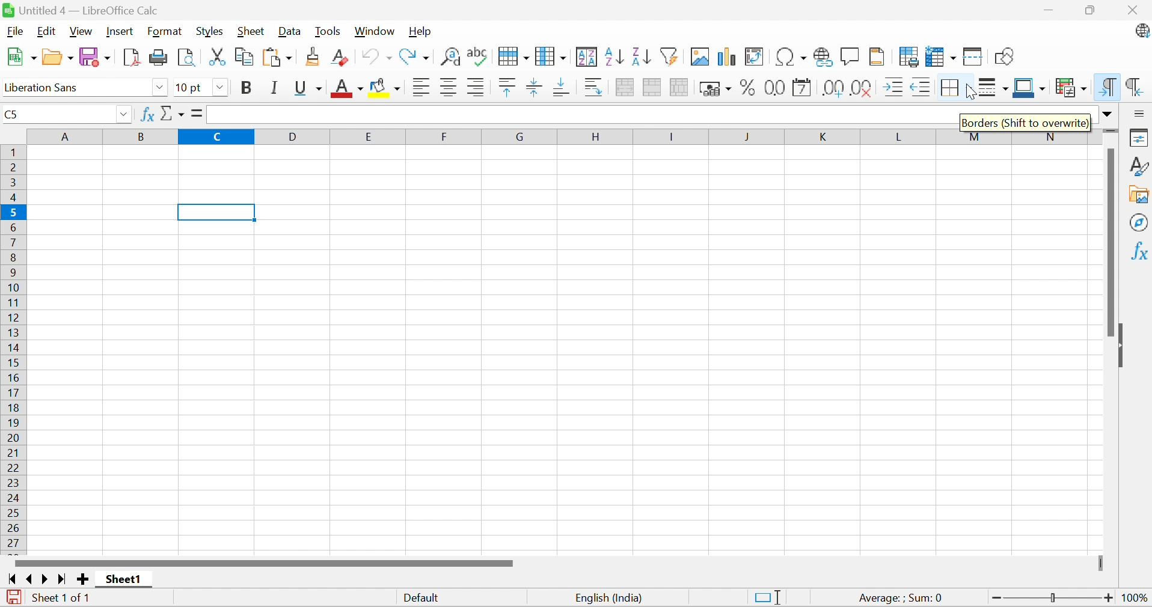 This screenshot has height=607, width=1152. What do you see at coordinates (314, 57) in the screenshot?
I see `Cone formatting` at bounding box center [314, 57].